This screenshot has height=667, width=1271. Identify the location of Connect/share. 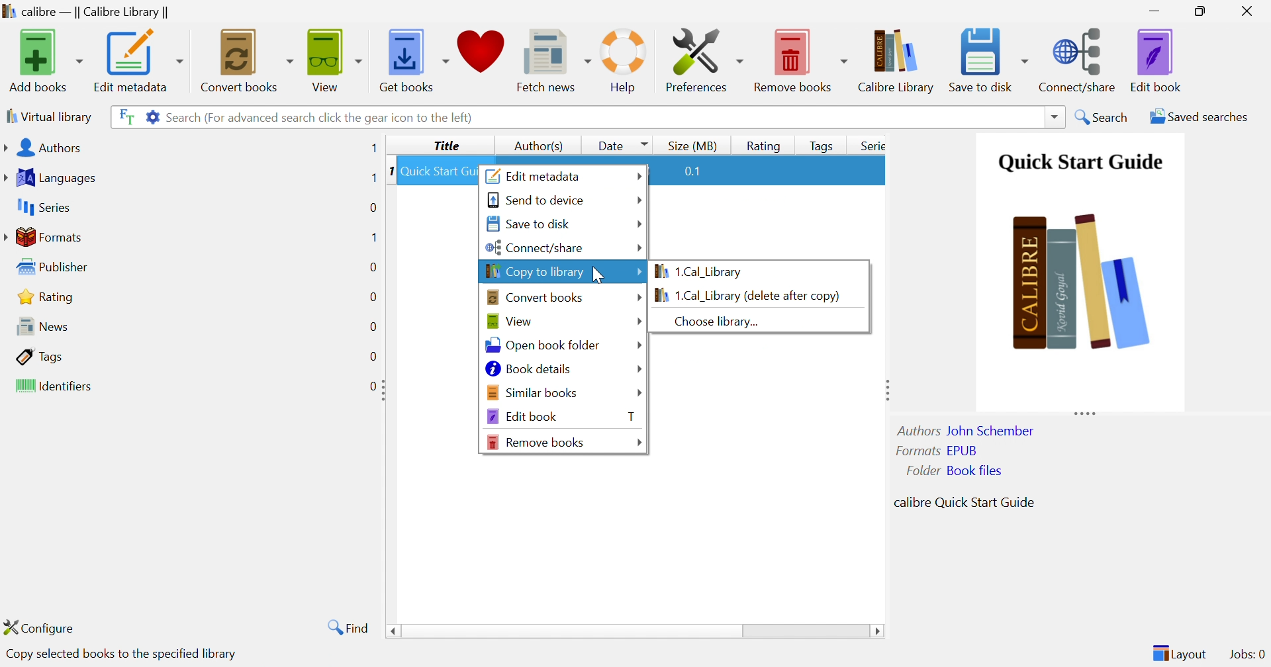
(536, 246).